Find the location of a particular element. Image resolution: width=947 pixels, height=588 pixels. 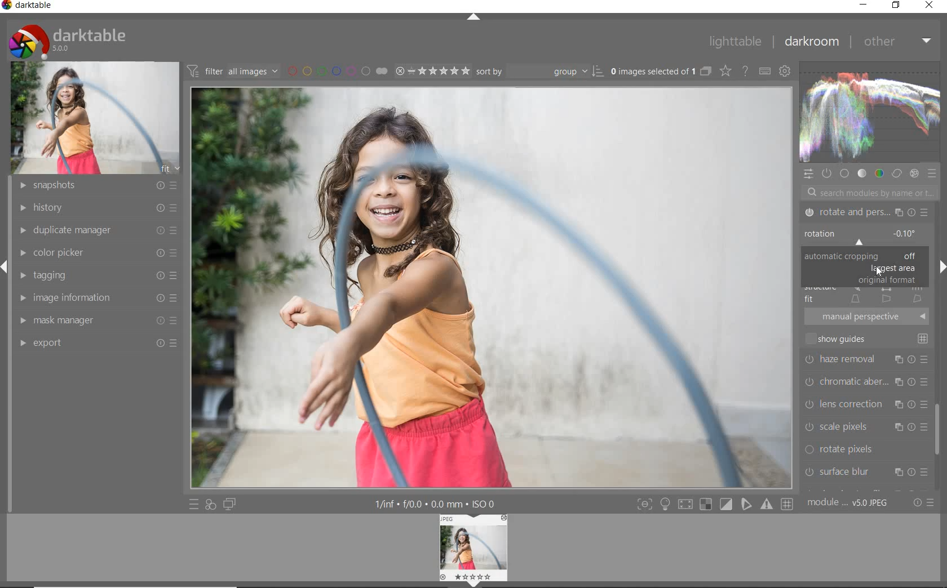

tagging is located at coordinates (98, 275).